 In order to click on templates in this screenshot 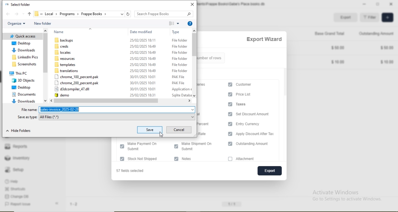, I will do `click(66, 65)`.